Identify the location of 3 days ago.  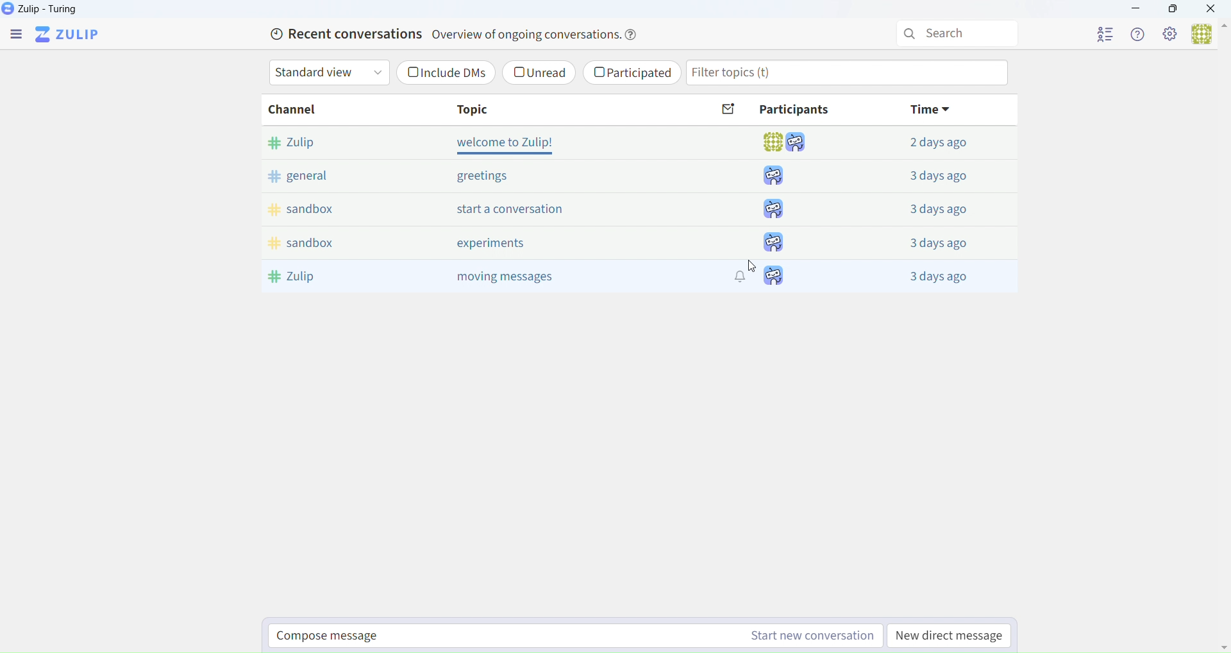
(947, 178).